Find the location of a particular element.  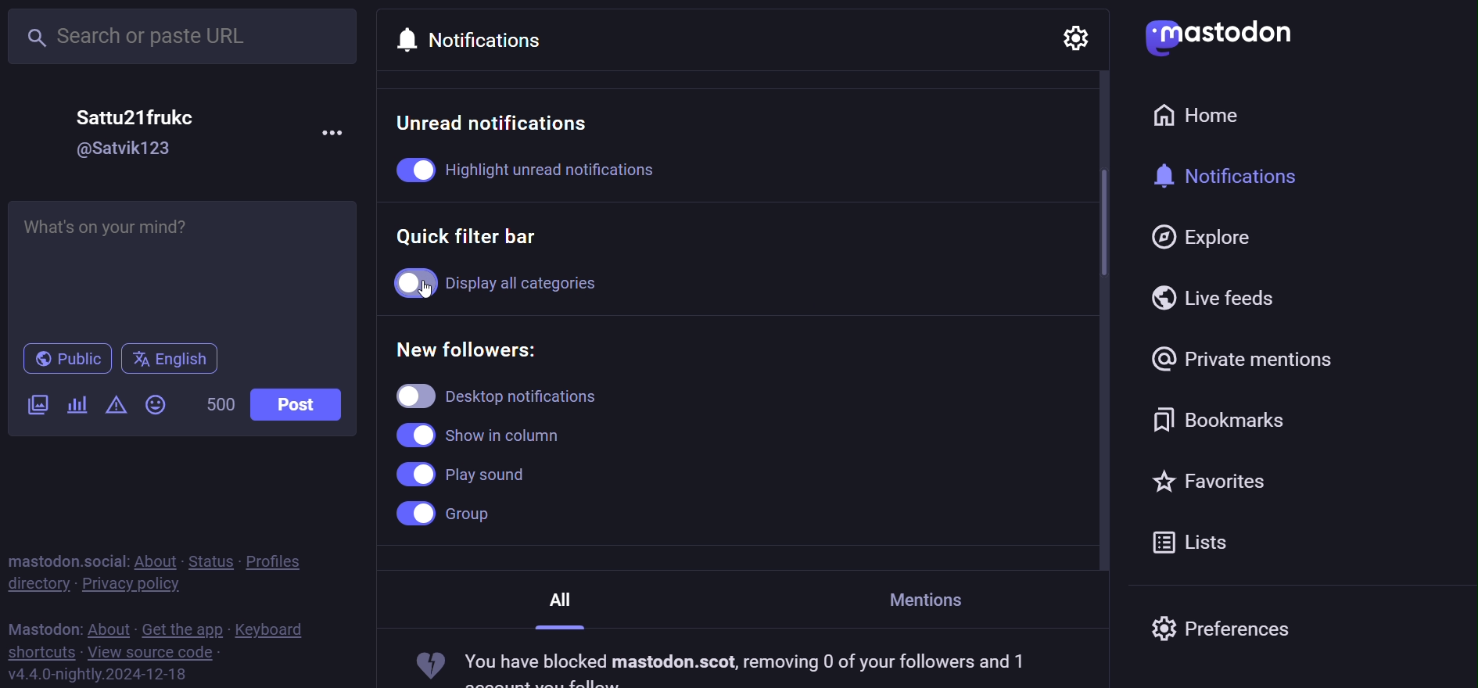

about is located at coordinates (152, 559).